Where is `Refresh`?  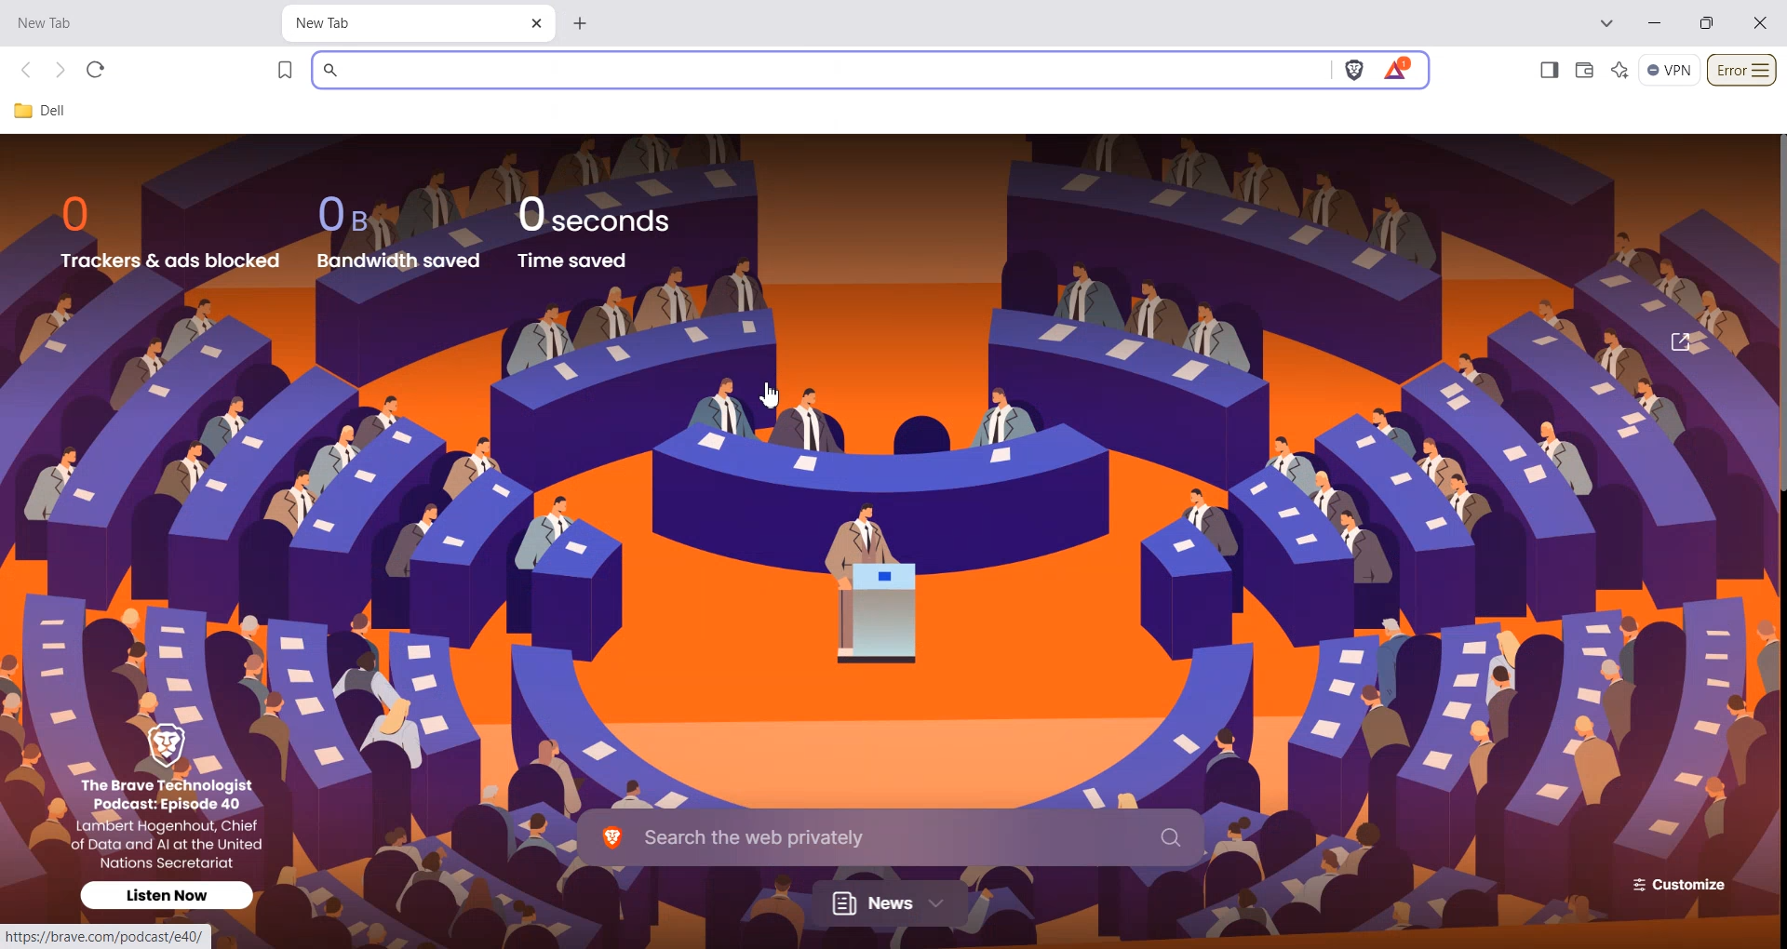
Refresh is located at coordinates (95, 70).